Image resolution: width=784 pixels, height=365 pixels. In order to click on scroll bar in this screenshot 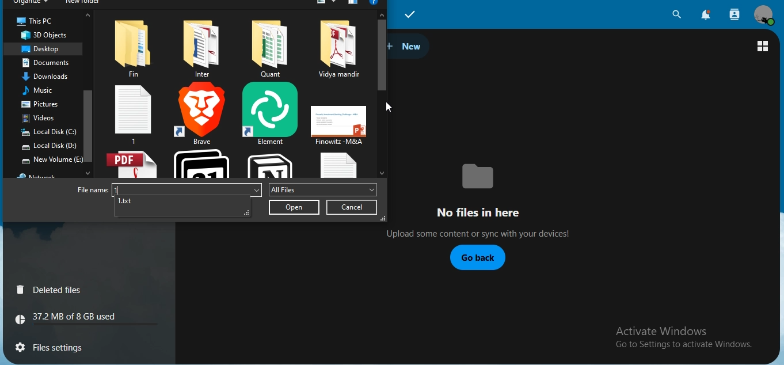, I will do `click(380, 55)`.